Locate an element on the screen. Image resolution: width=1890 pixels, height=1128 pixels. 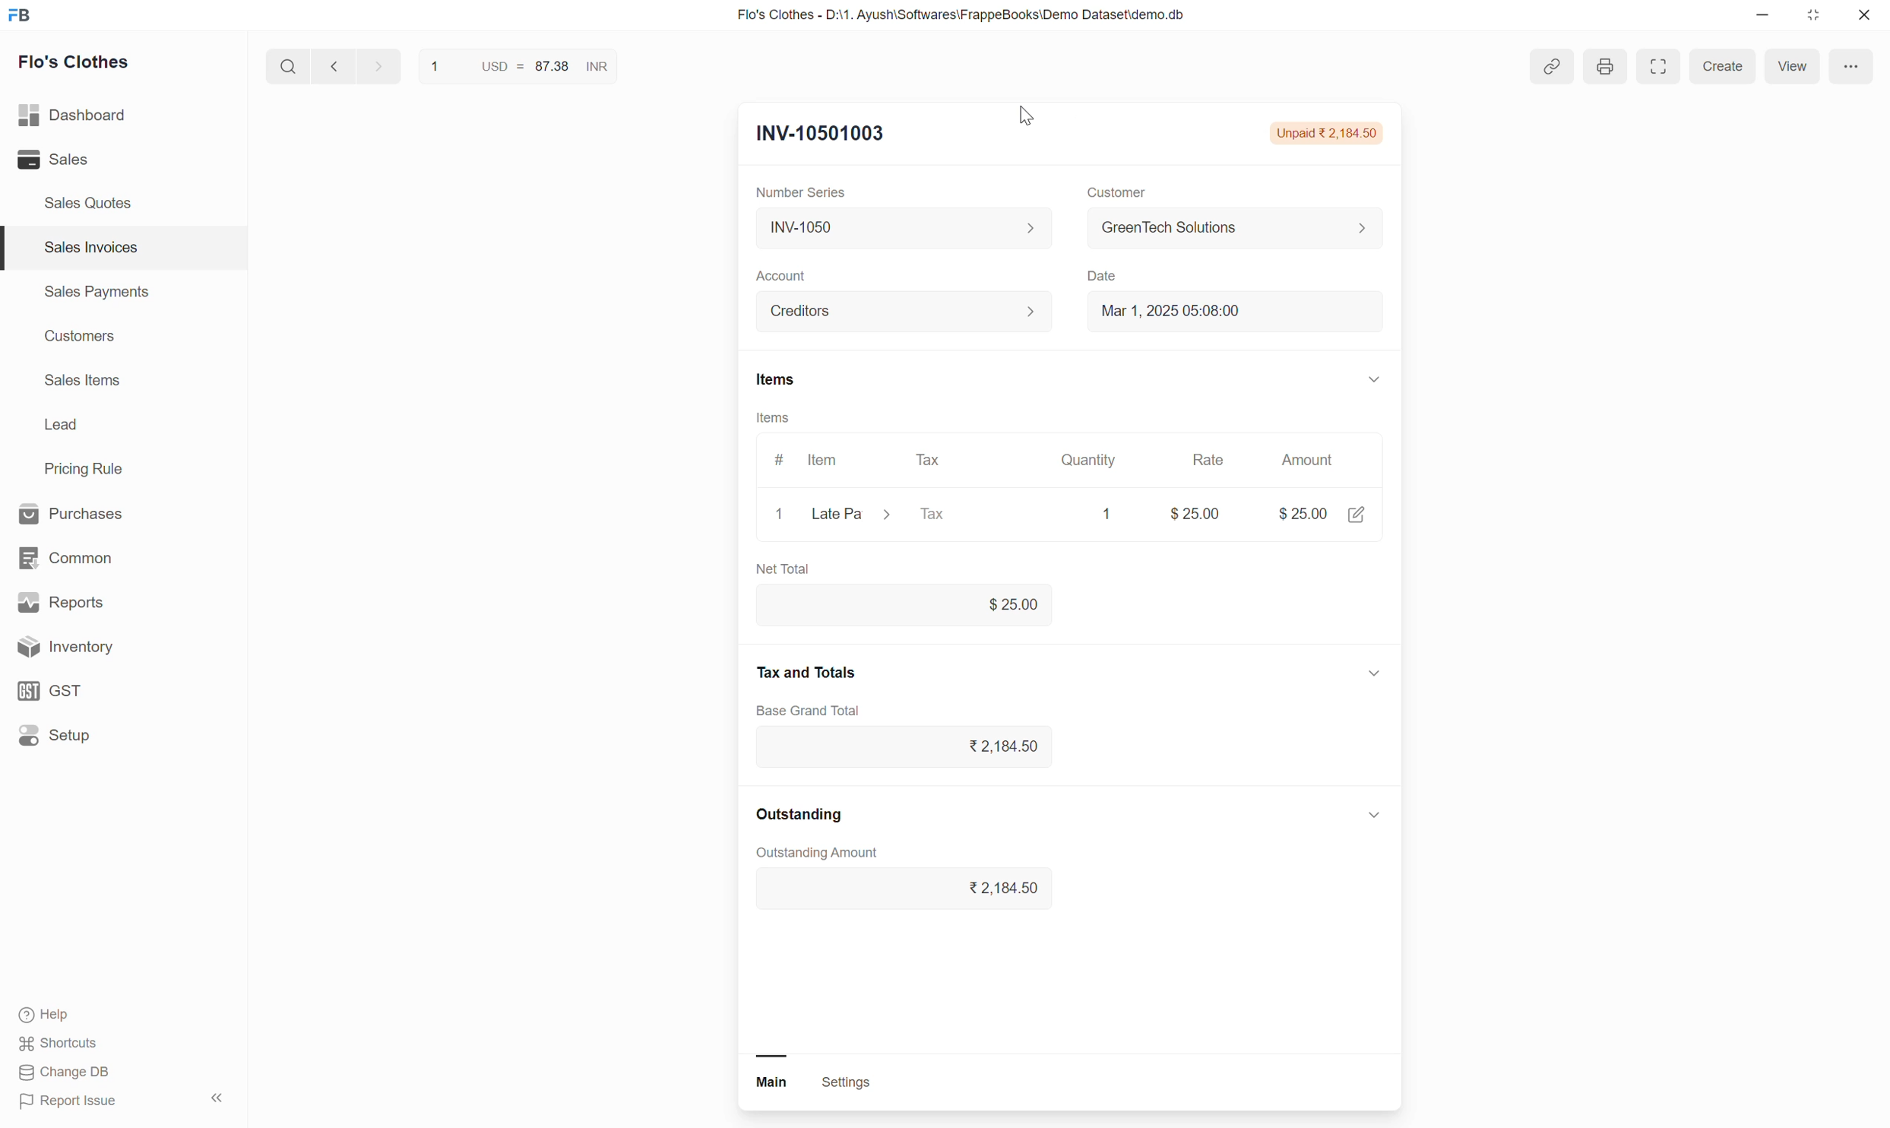
Frappe Book logo is located at coordinates (24, 17).